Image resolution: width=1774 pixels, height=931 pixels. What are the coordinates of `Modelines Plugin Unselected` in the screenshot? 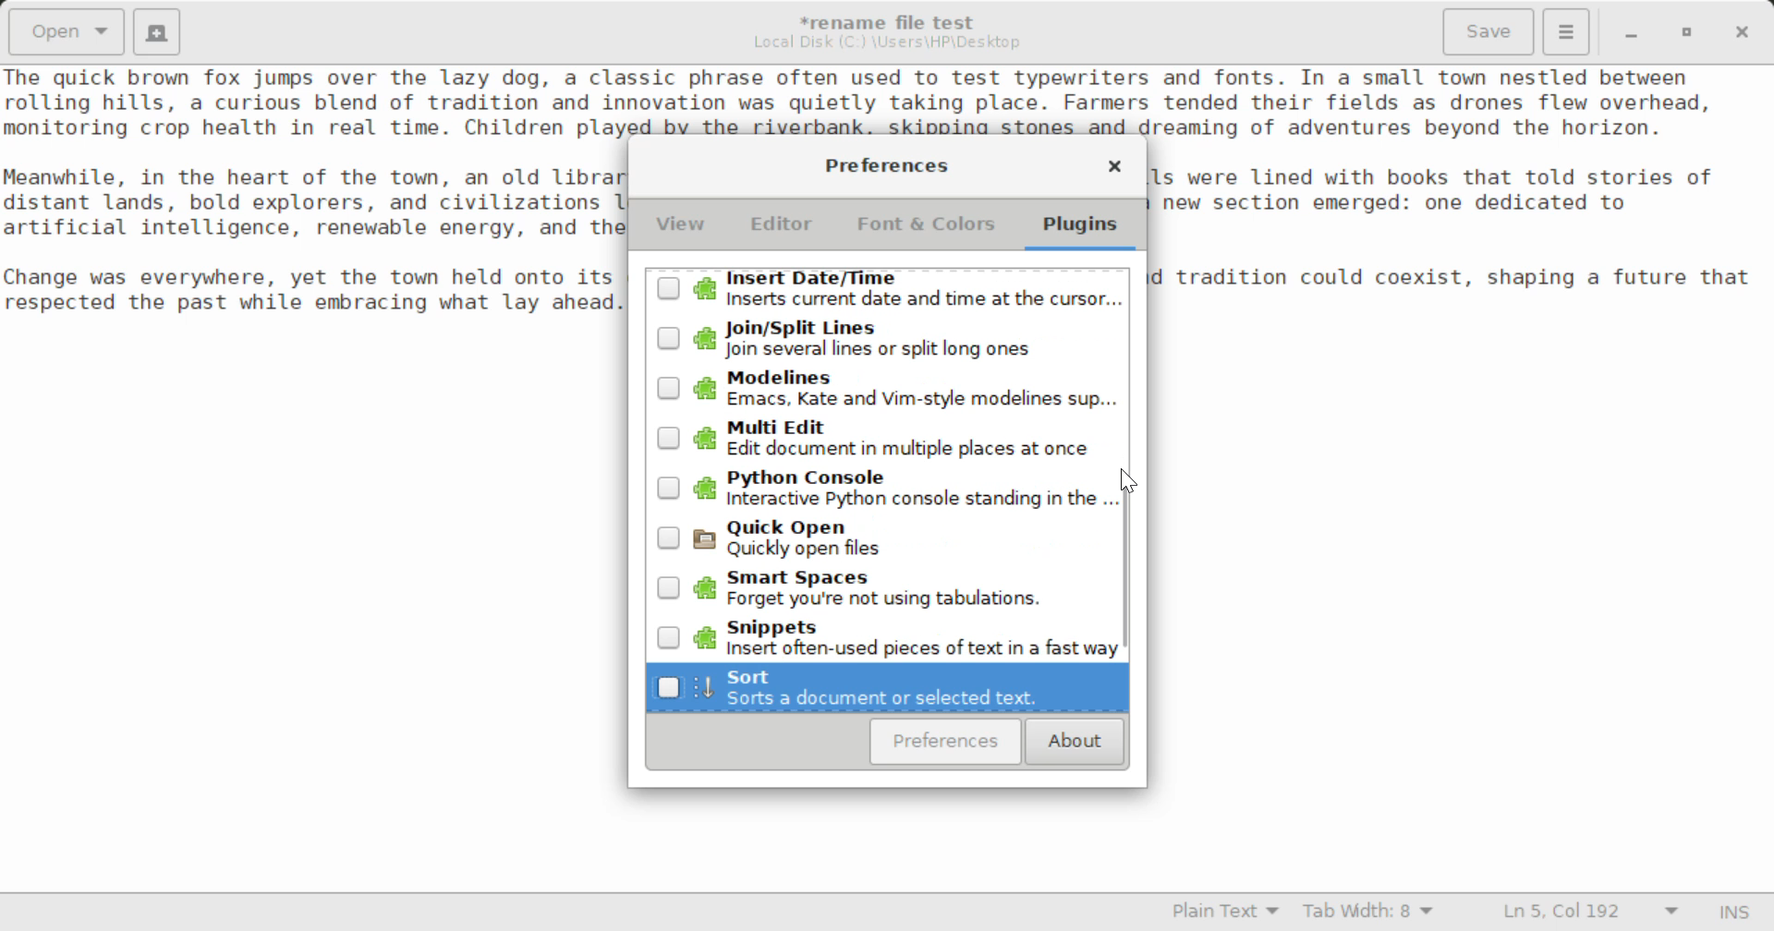 It's located at (885, 389).